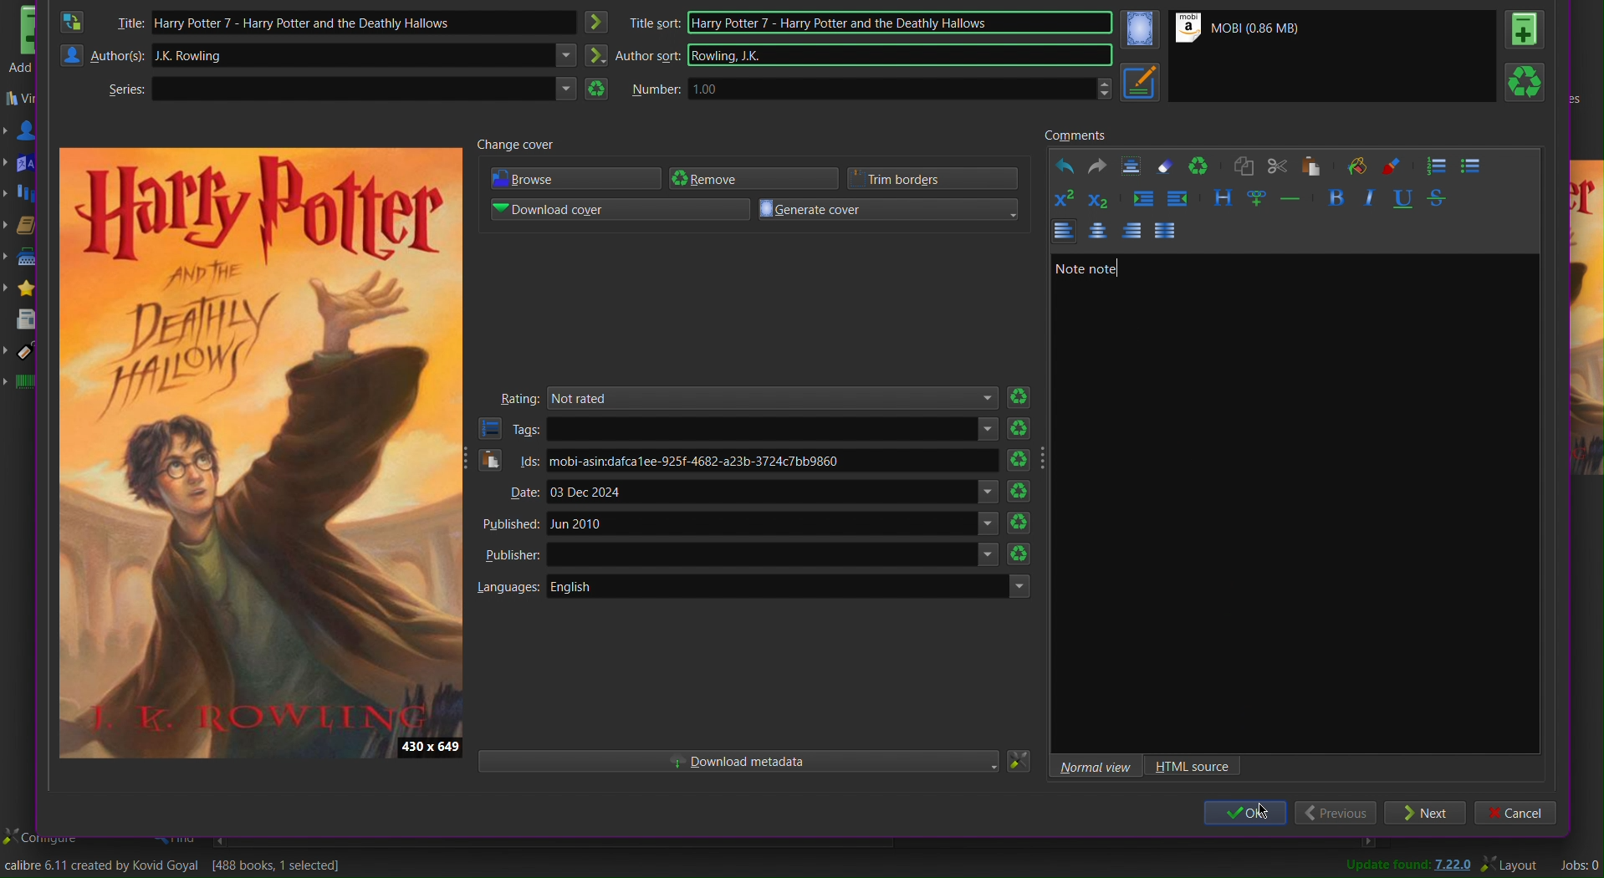 The height and width of the screenshot is (878, 1604). What do you see at coordinates (1586, 322) in the screenshot?
I see `preview cover` at bounding box center [1586, 322].